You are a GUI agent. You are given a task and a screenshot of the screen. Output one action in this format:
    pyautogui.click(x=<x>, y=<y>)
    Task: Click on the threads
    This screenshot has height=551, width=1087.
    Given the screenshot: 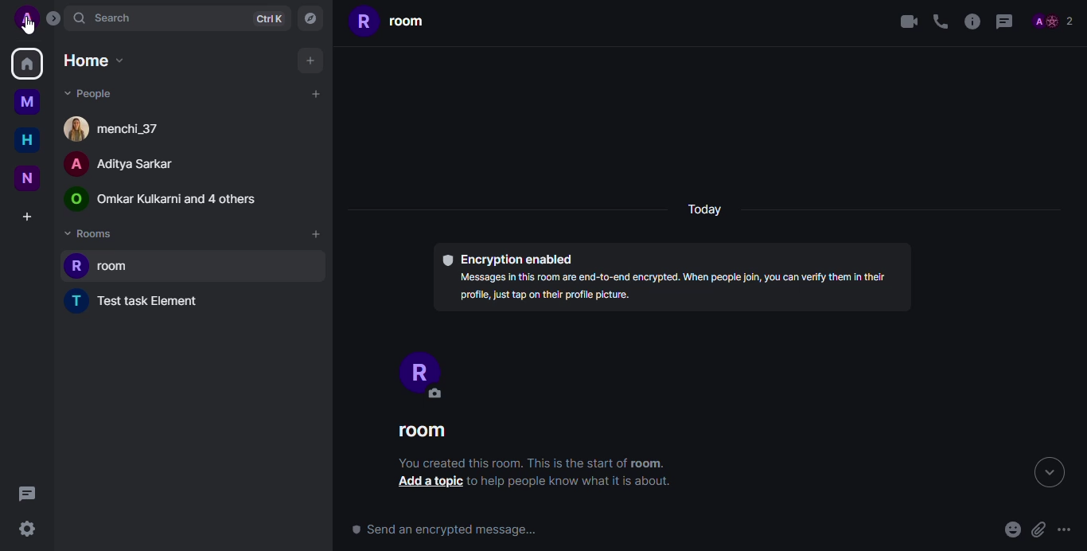 What is the action you would take?
    pyautogui.click(x=1004, y=21)
    